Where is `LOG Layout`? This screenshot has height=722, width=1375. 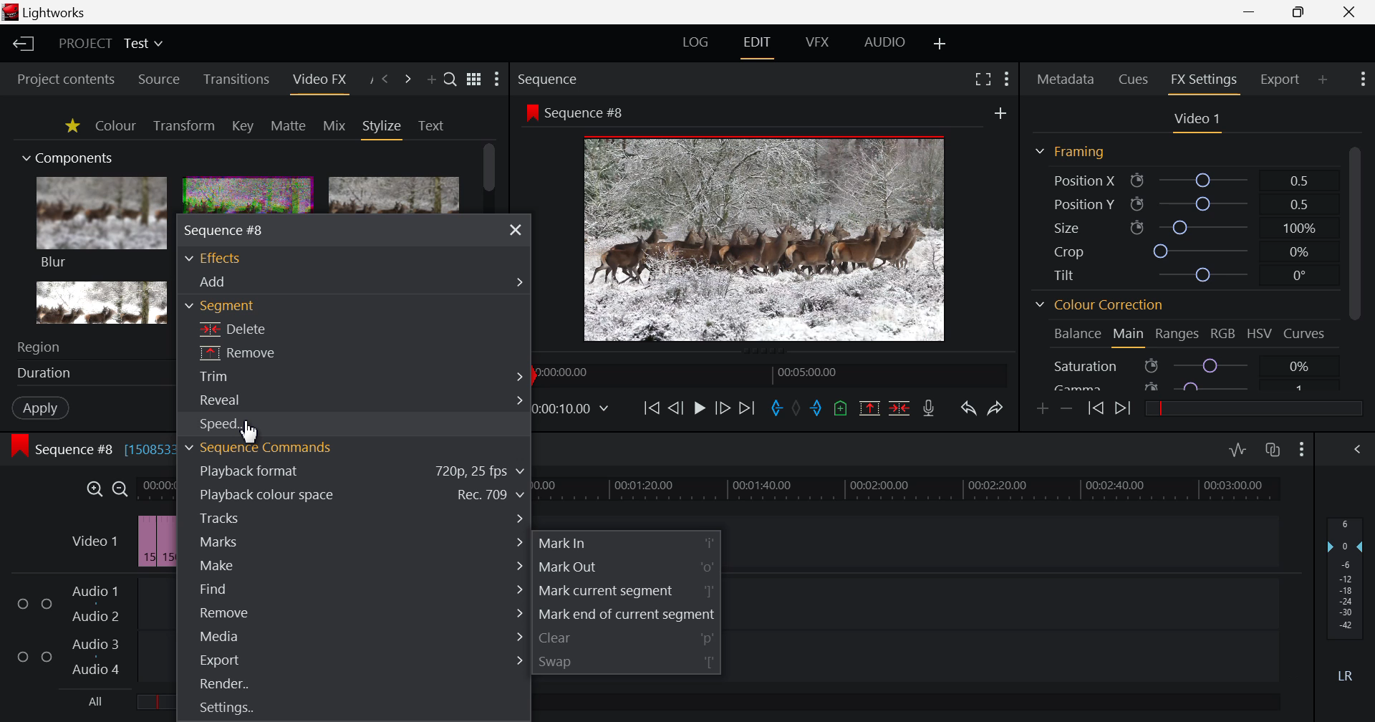
LOG Layout is located at coordinates (696, 43).